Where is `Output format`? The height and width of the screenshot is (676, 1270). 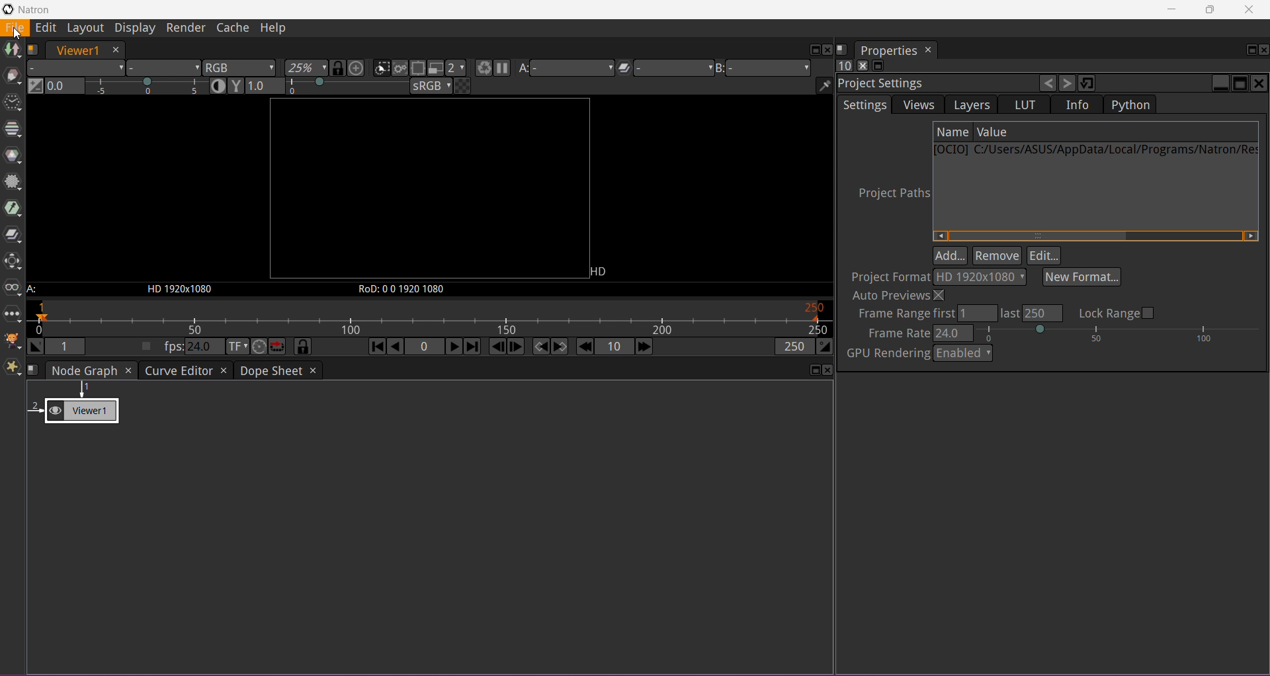
Output format is located at coordinates (981, 276).